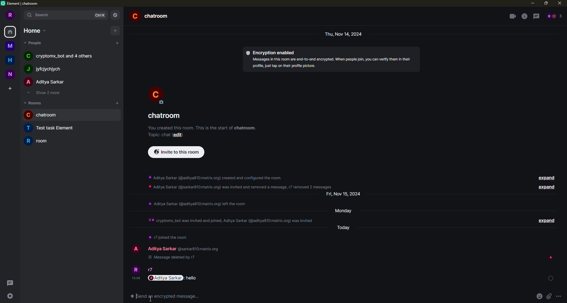 This screenshot has height=303, width=567. What do you see at coordinates (540, 297) in the screenshot?
I see `attach` at bounding box center [540, 297].